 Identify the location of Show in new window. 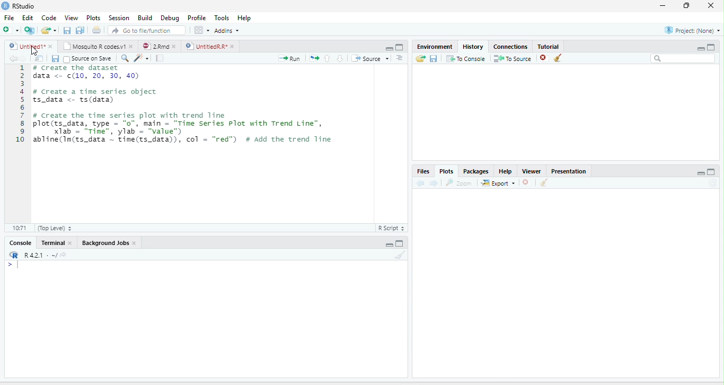
(39, 58).